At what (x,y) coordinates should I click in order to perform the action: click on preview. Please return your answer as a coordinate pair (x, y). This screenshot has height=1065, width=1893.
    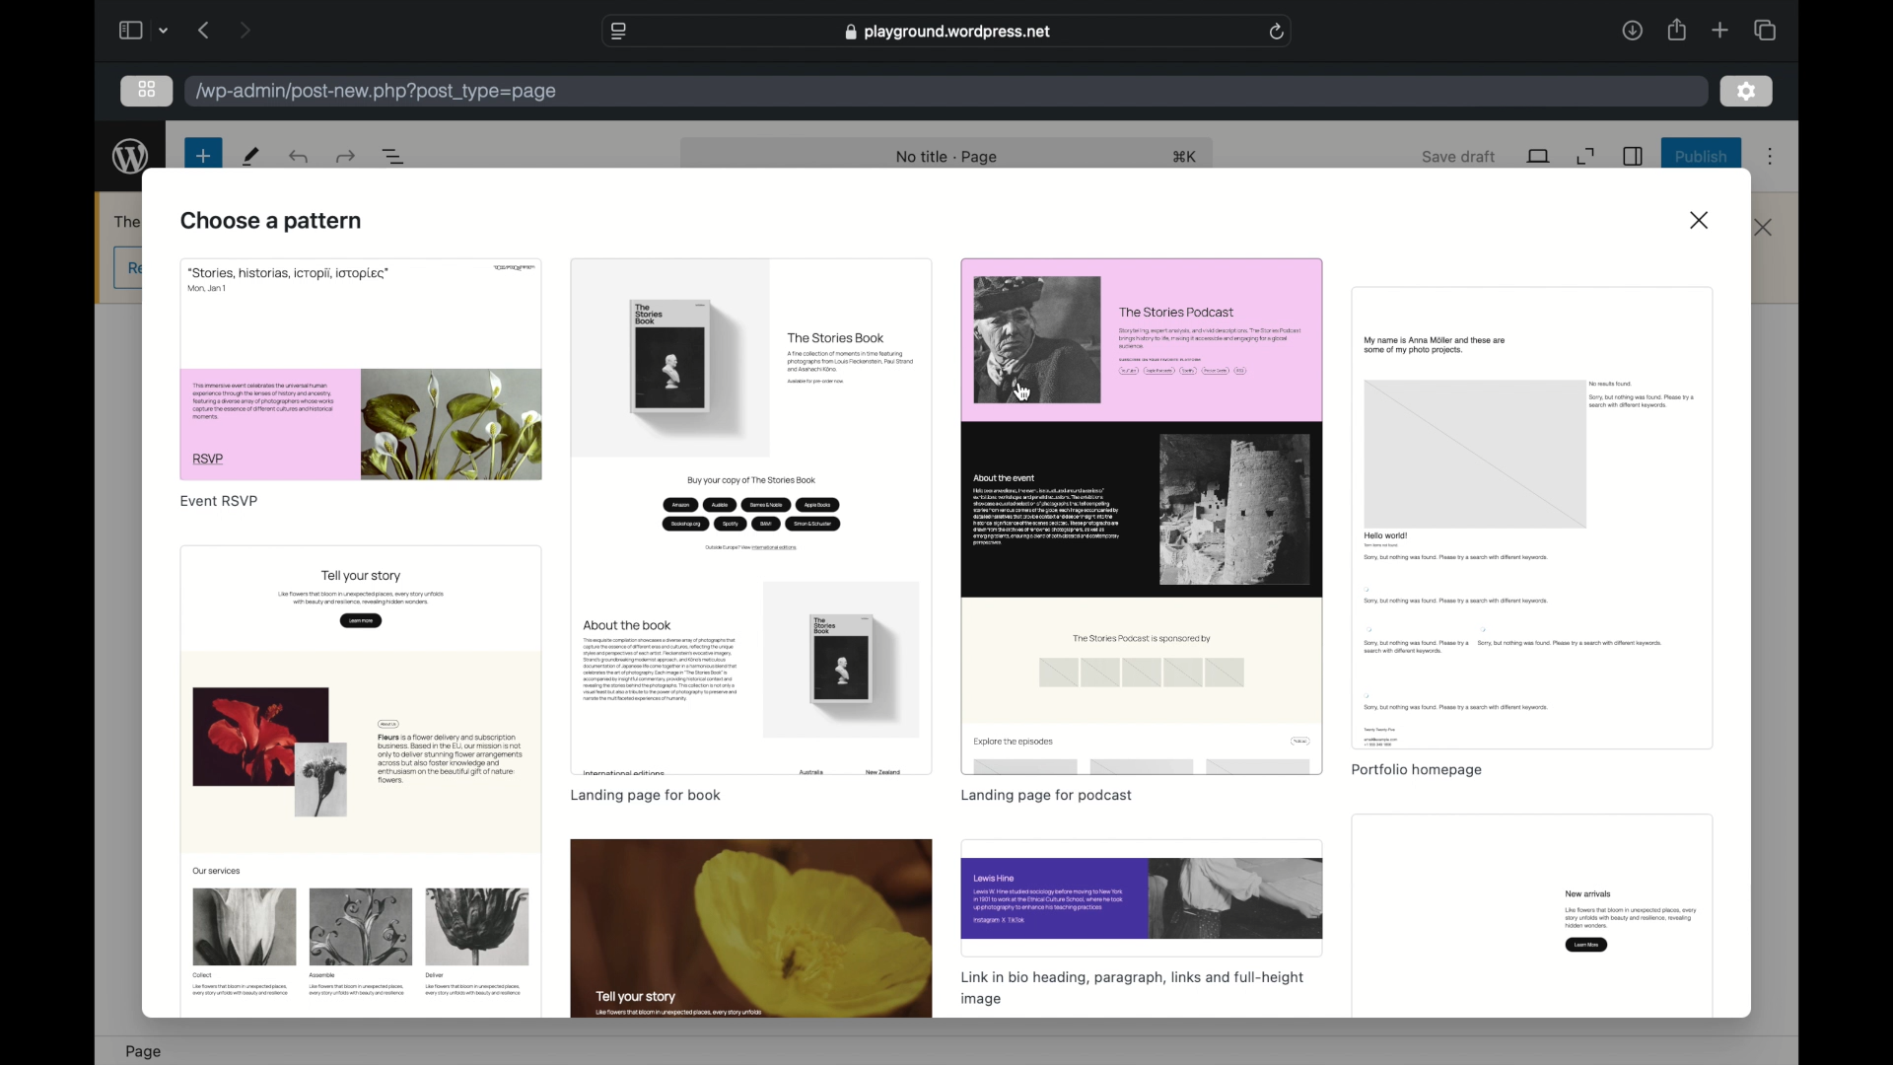
    Looking at the image, I should click on (1533, 917).